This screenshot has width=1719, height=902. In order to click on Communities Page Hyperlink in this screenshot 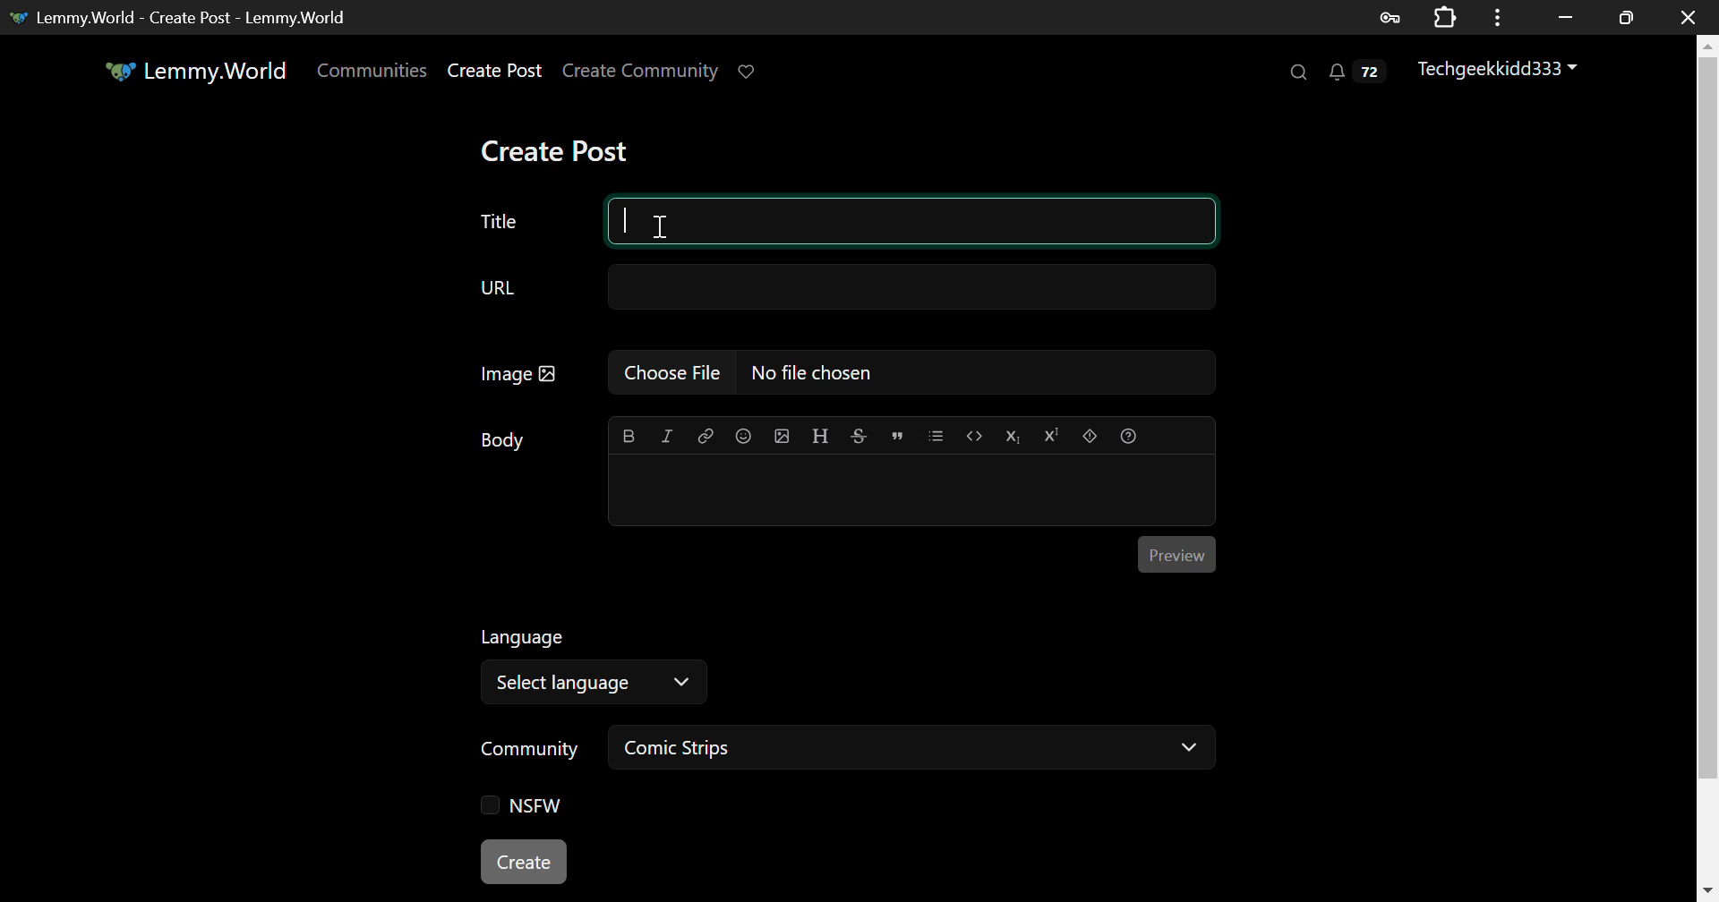, I will do `click(372, 70)`.